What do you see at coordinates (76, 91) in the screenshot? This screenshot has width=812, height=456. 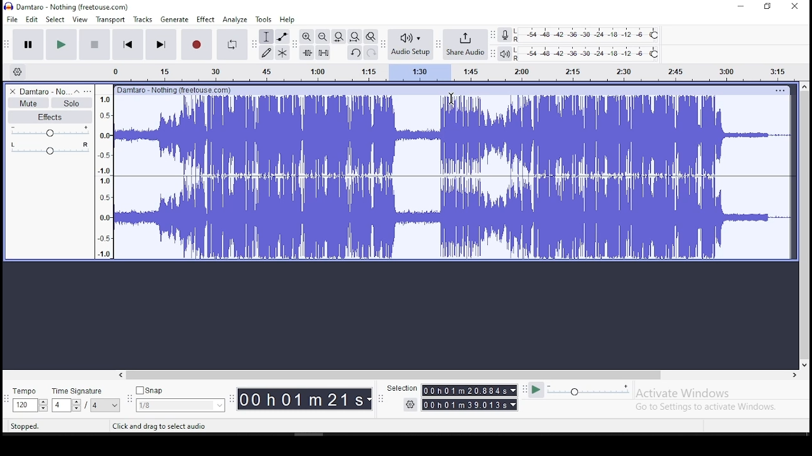 I see `collapse` at bounding box center [76, 91].